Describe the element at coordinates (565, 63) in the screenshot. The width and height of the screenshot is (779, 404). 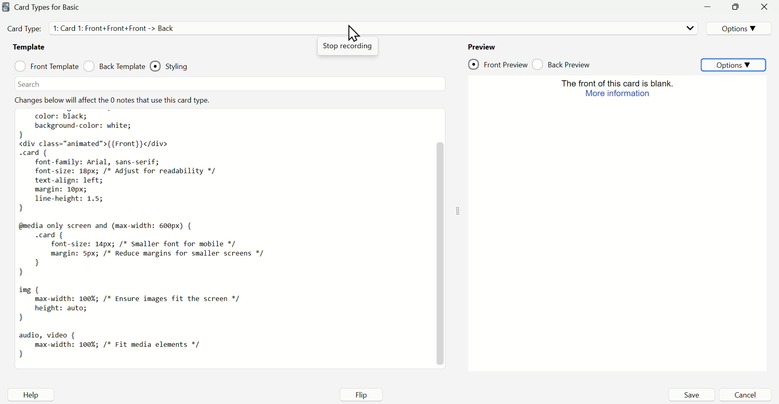
I see `Back Preview` at that location.